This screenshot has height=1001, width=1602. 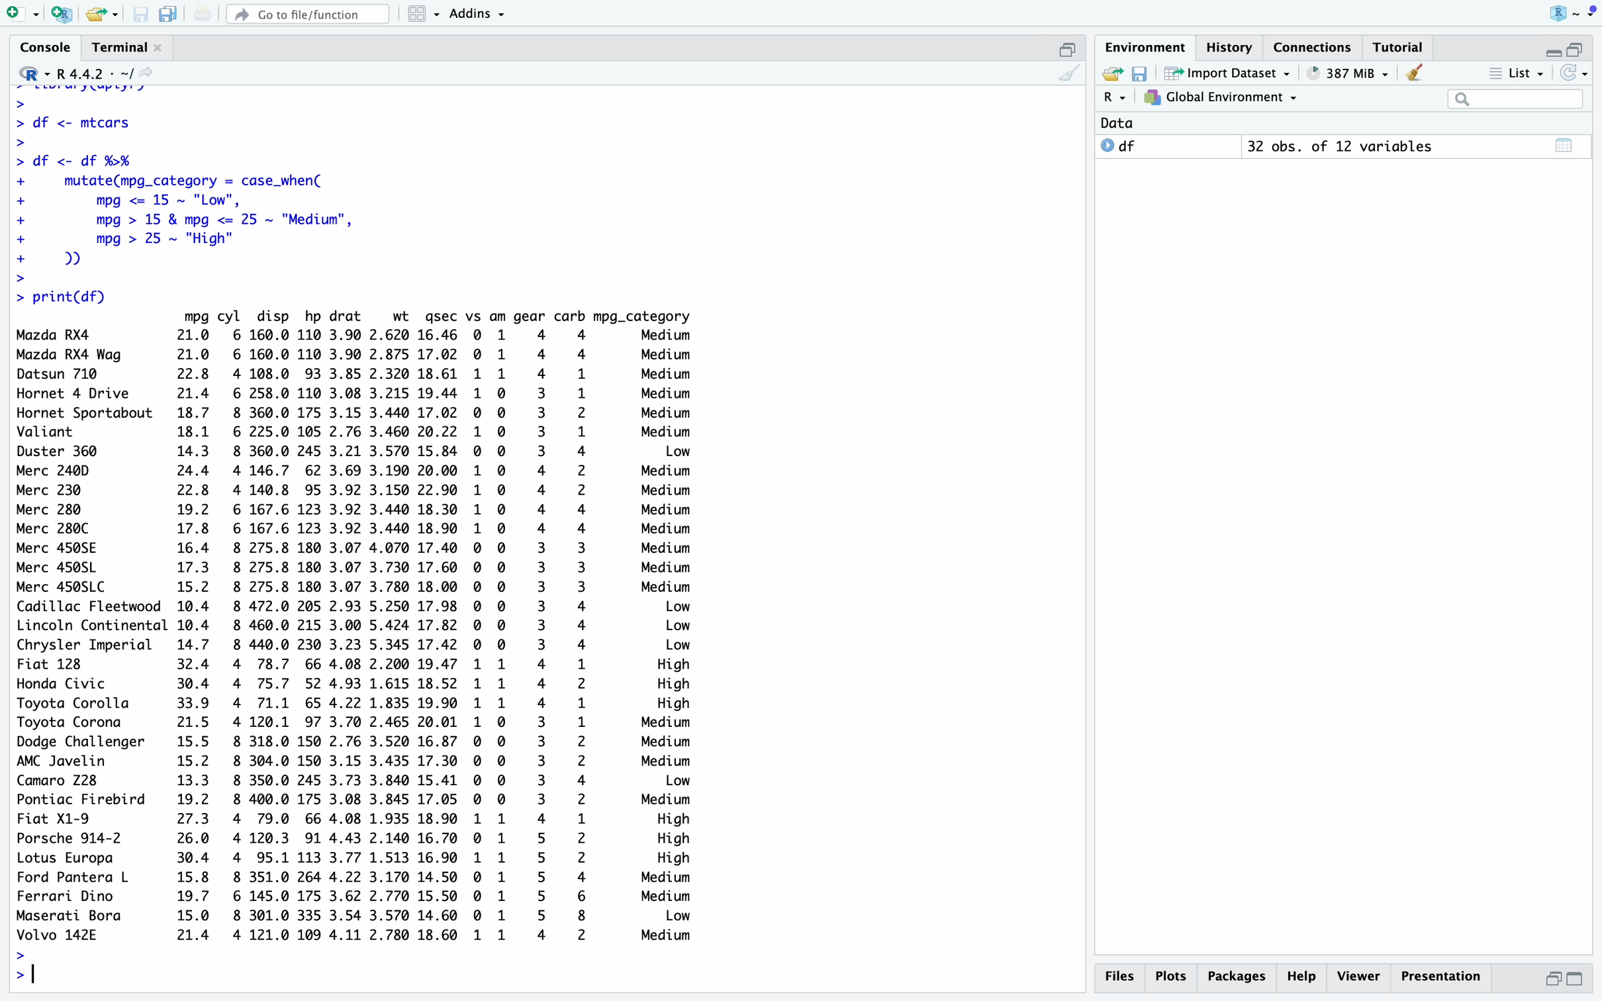 I want to click on close, so click(x=158, y=48).